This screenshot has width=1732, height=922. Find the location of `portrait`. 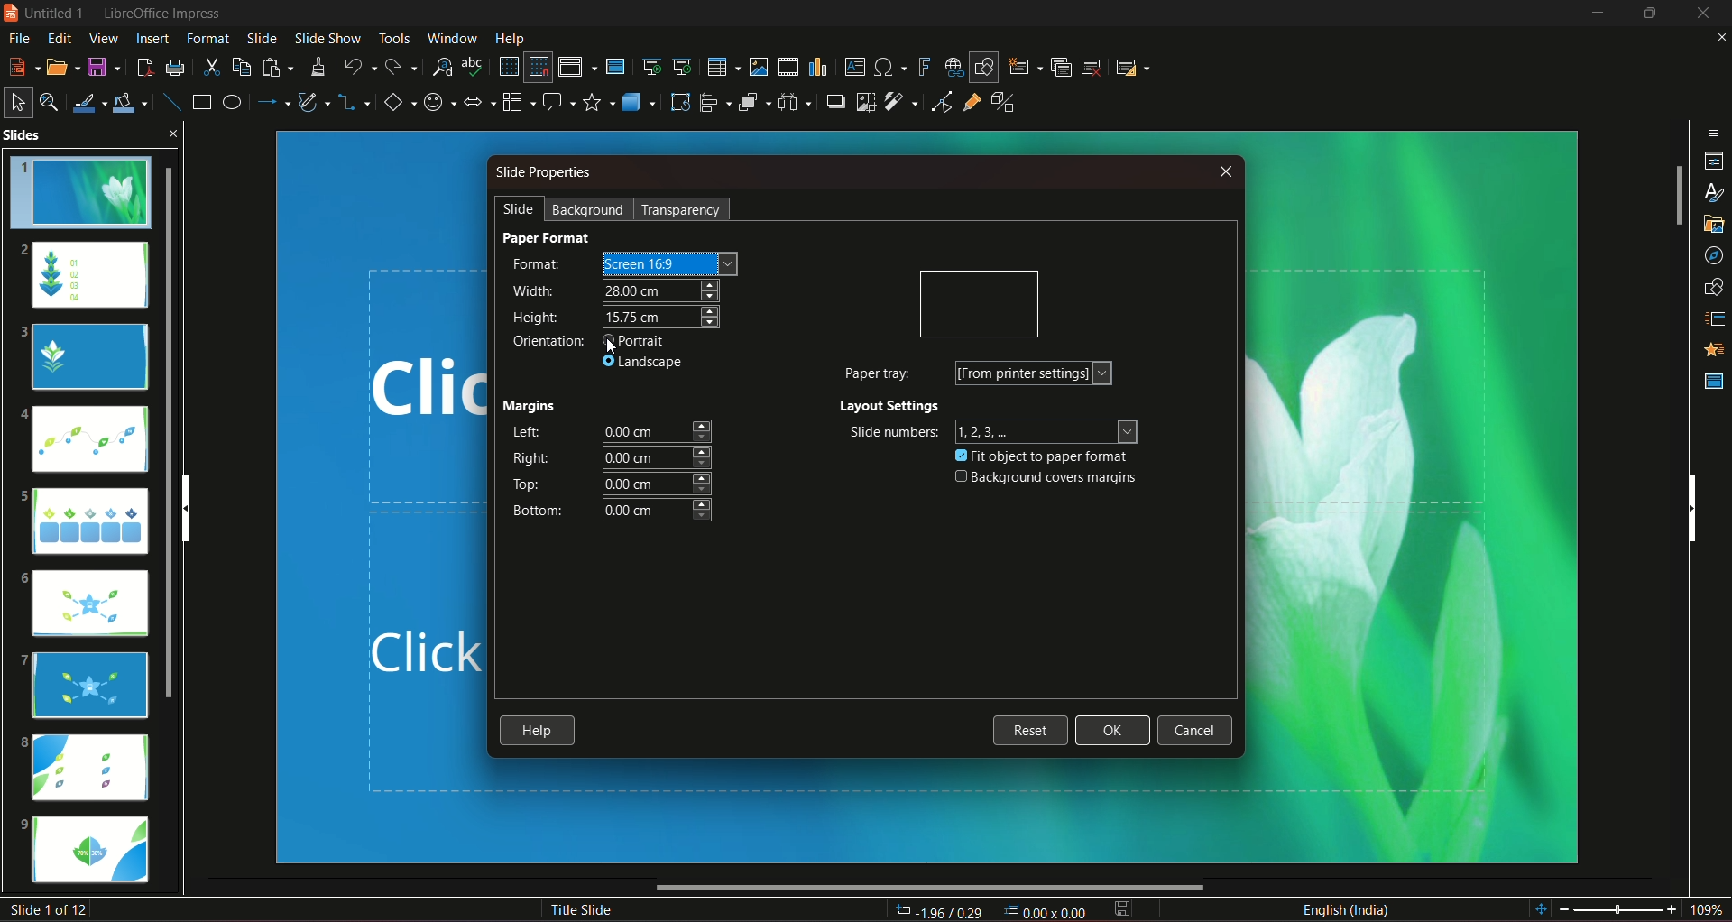

portrait is located at coordinates (643, 343).